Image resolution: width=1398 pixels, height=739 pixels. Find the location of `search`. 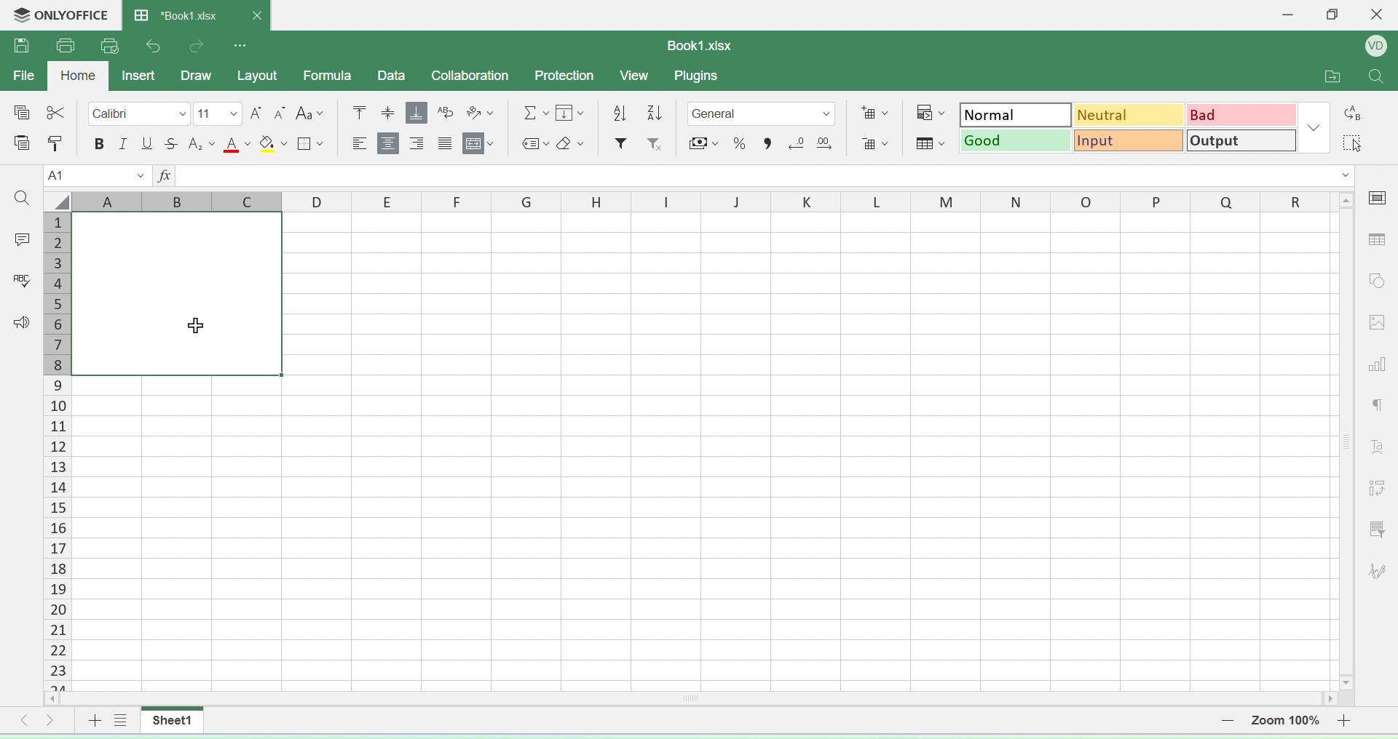

search is located at coordinates (23, 199).